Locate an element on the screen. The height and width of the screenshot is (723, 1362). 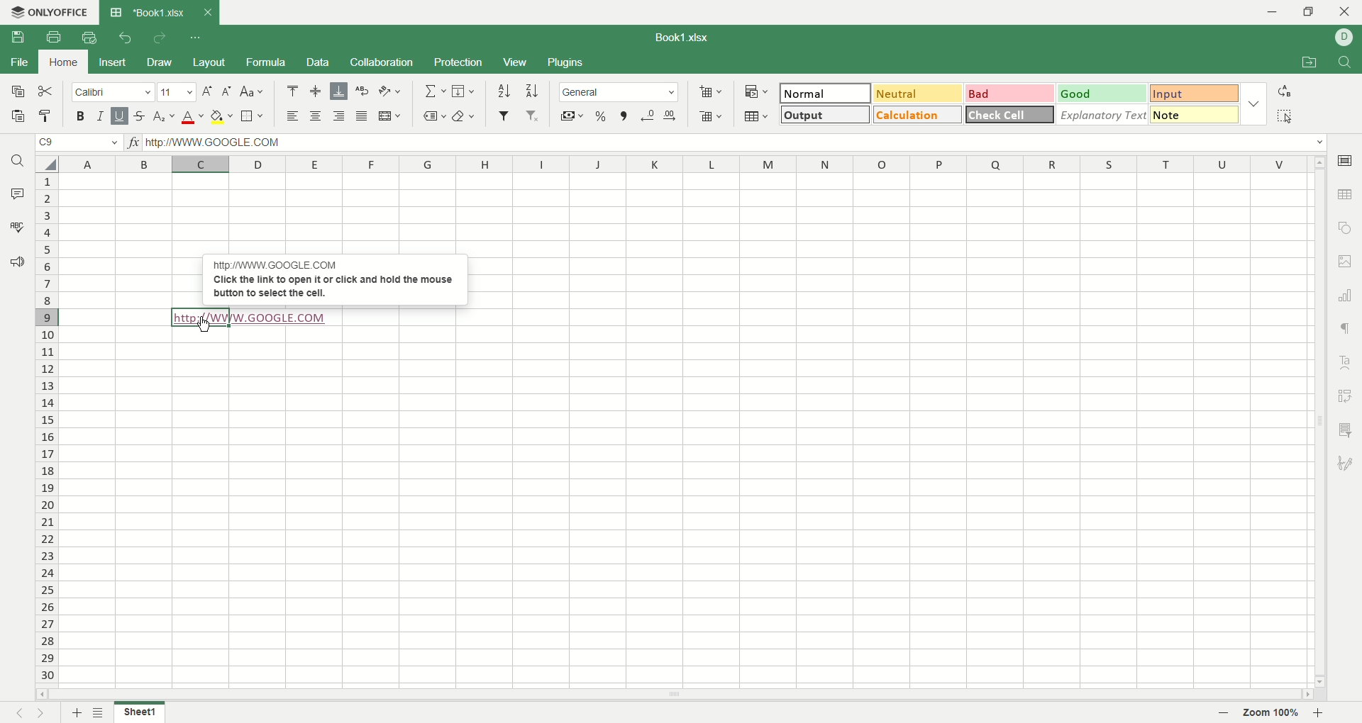
comma style is located at coordinates (624, 116).